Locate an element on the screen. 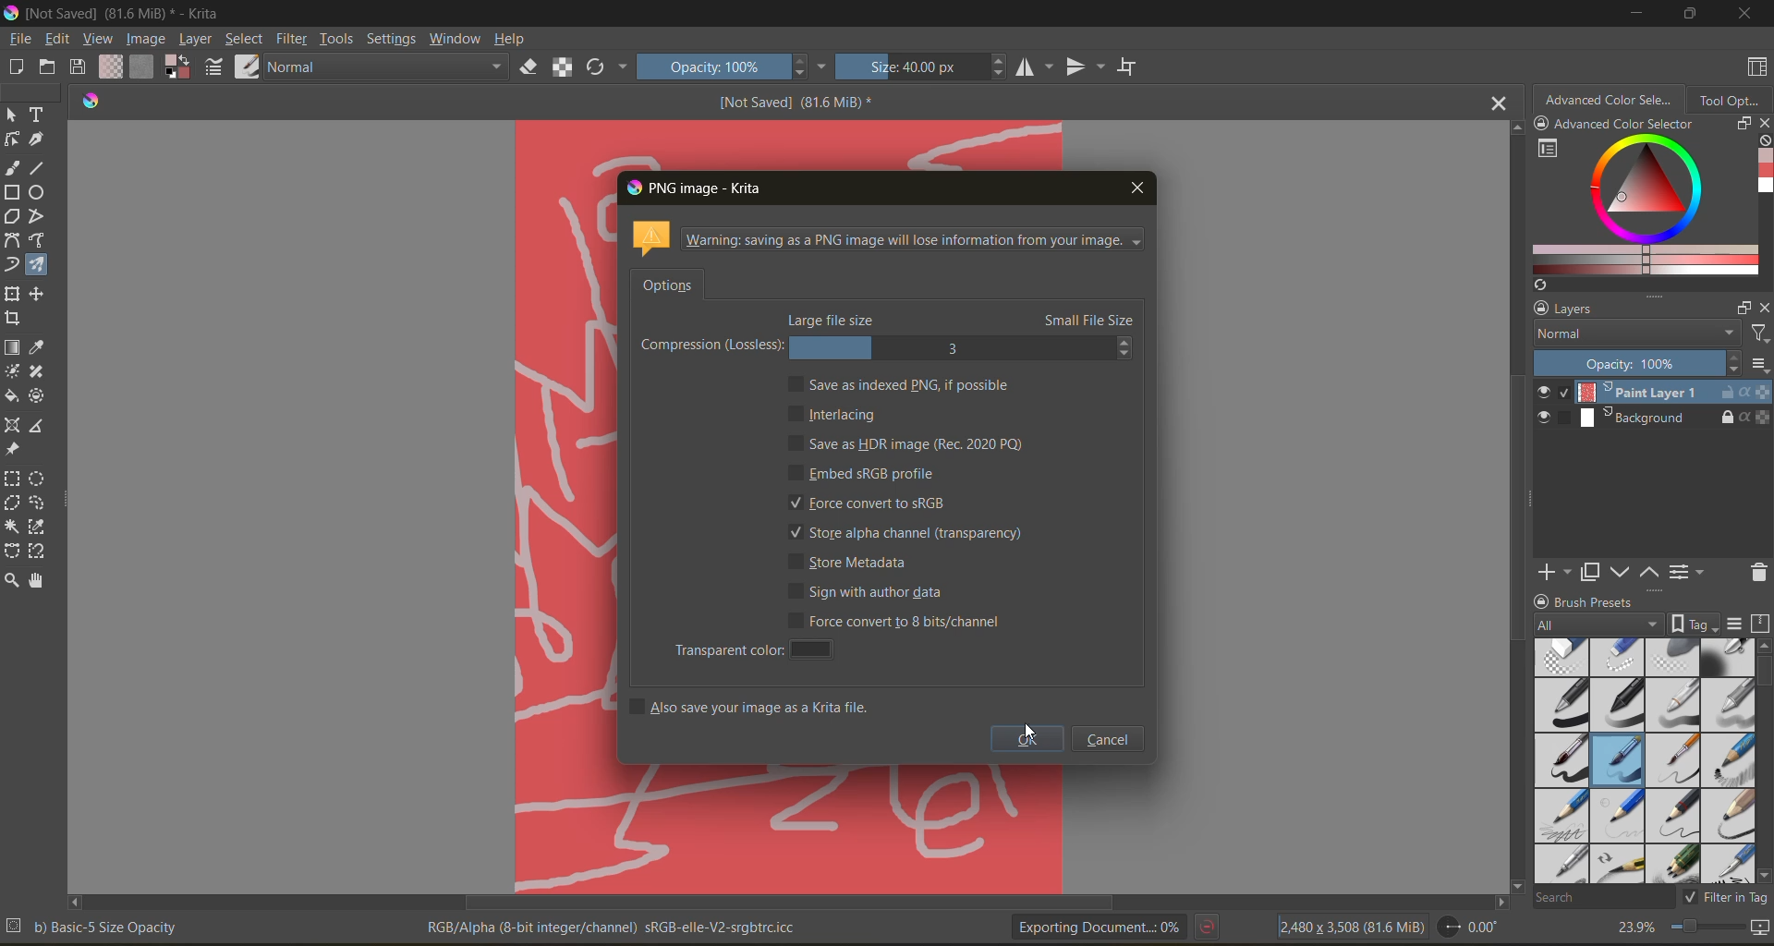  tool is located at coordinates (43, 140).